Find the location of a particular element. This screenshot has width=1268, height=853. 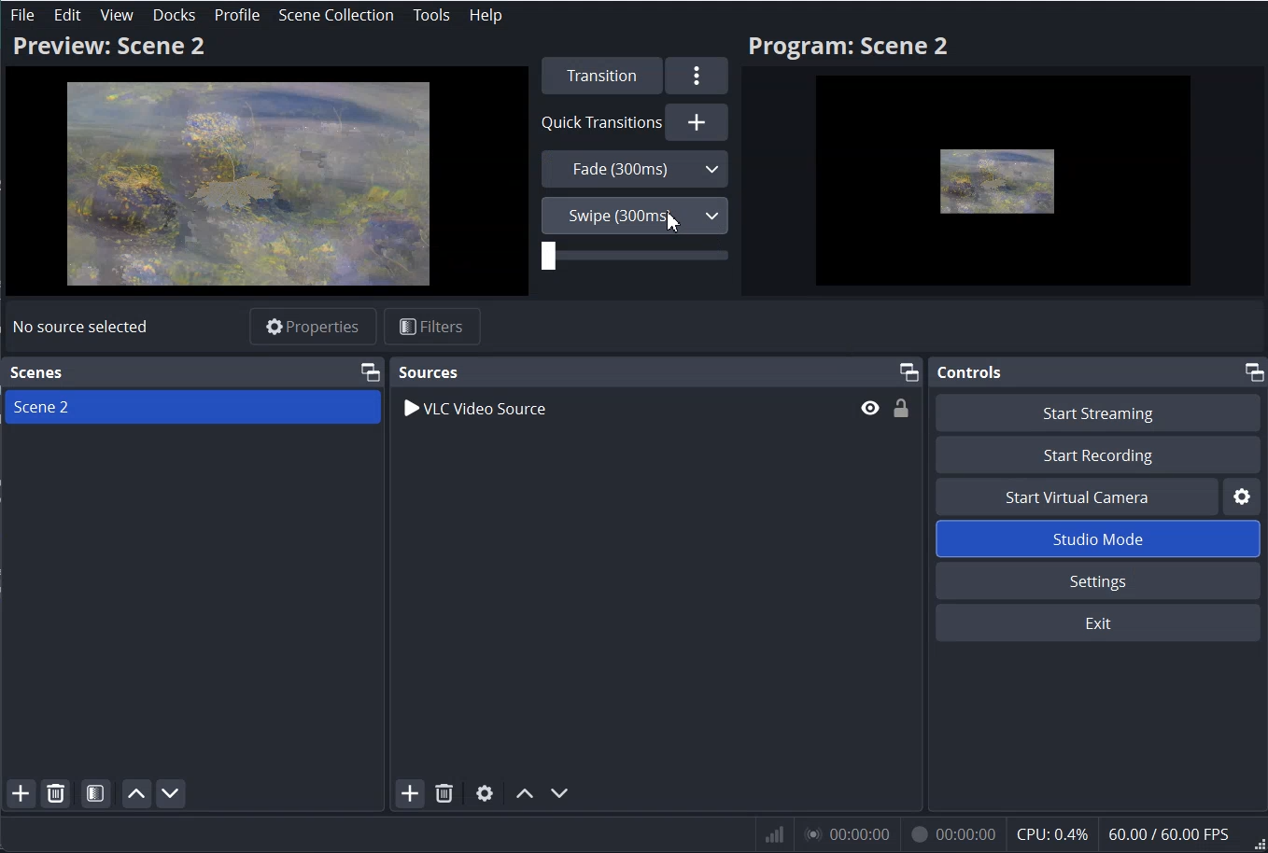

Open Source Properties is located at coordinates (486, 792).